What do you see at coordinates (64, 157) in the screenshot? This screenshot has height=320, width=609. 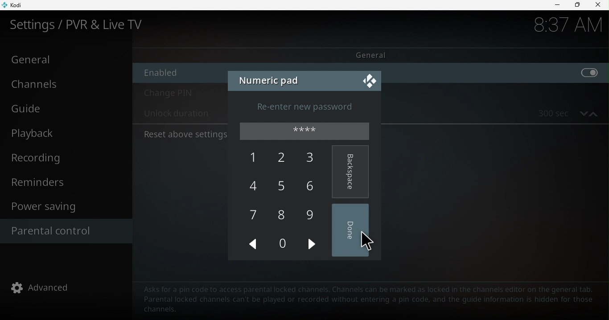 I see `Recording` at bounding box center [64, 157].